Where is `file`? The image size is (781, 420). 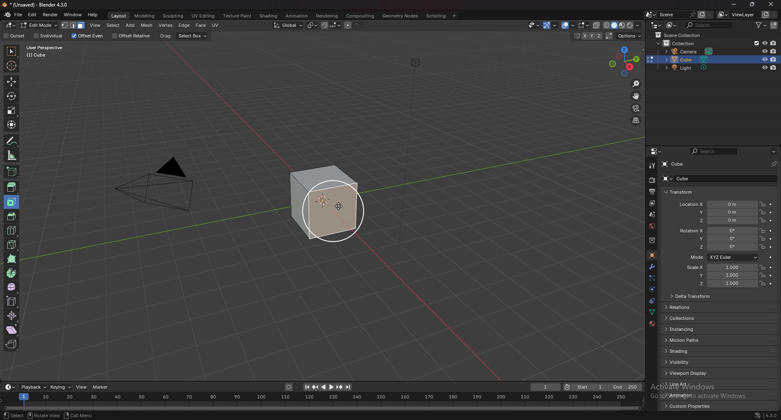 file is located at coordinates (18, 15).